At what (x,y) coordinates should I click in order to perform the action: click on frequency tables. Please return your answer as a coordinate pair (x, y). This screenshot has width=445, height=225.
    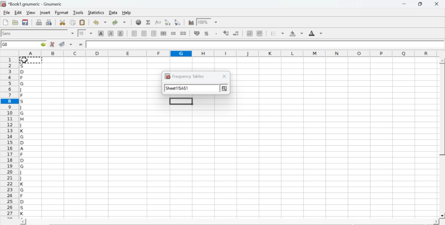
    Looking at the image, I should click on (184, 76).